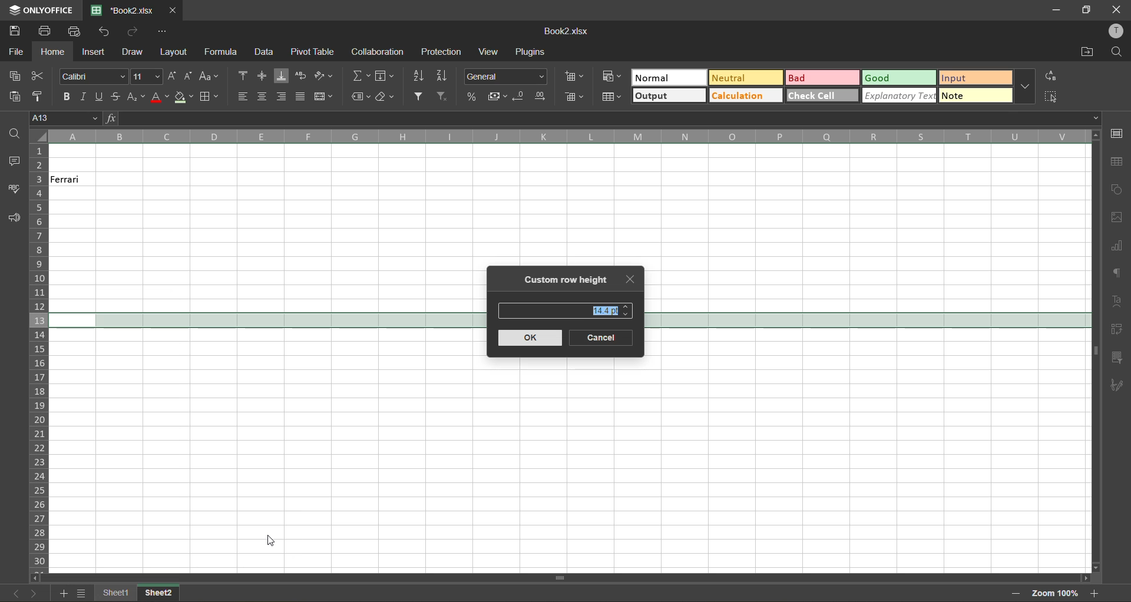 The width and height of the screenshot is (1131, 602). Describe the element at coordinates (424, 76) in the screenshot. I see `sort ascending` at that location.